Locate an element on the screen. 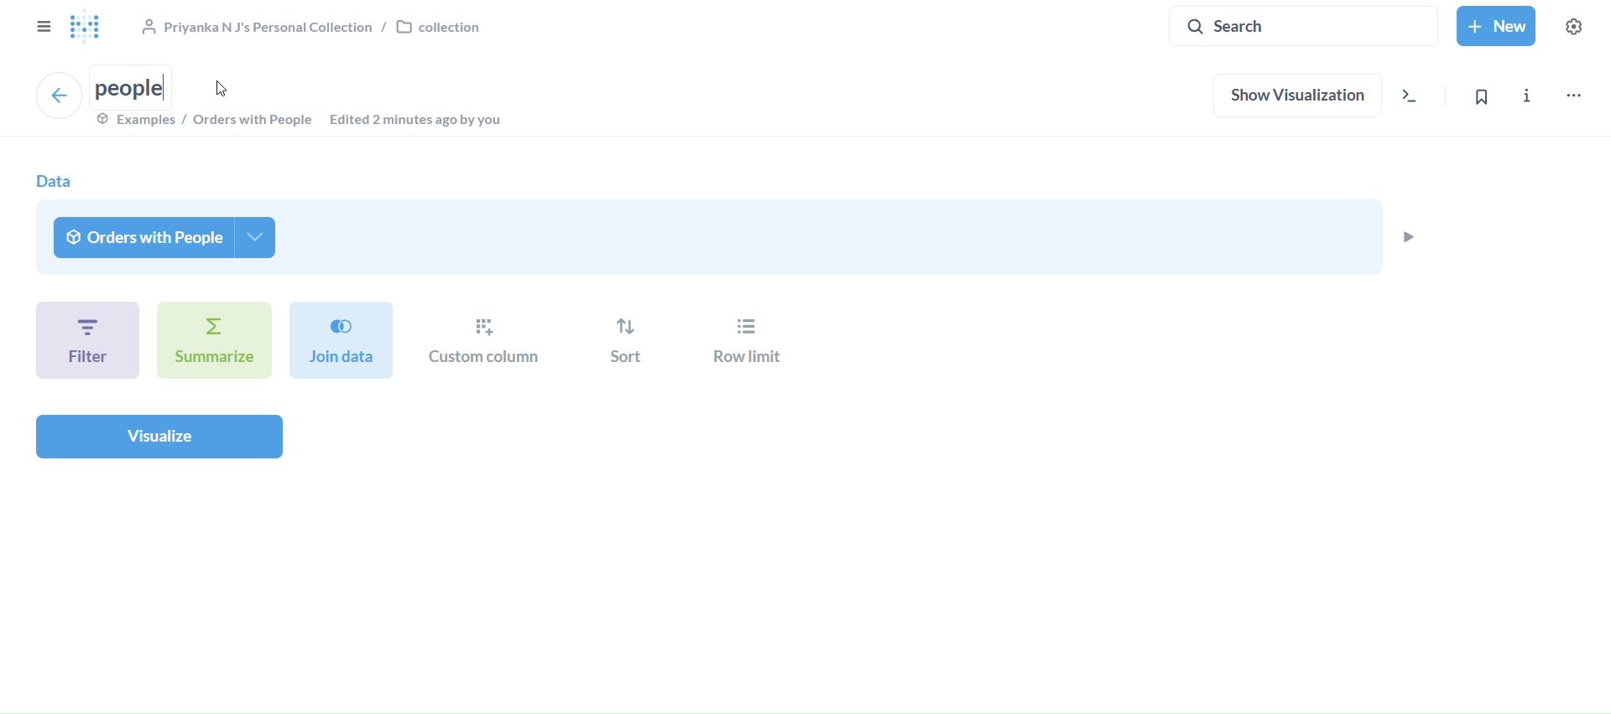 This screenshot has height=714, width=1611. preview is located at coordinates (1407, 236).